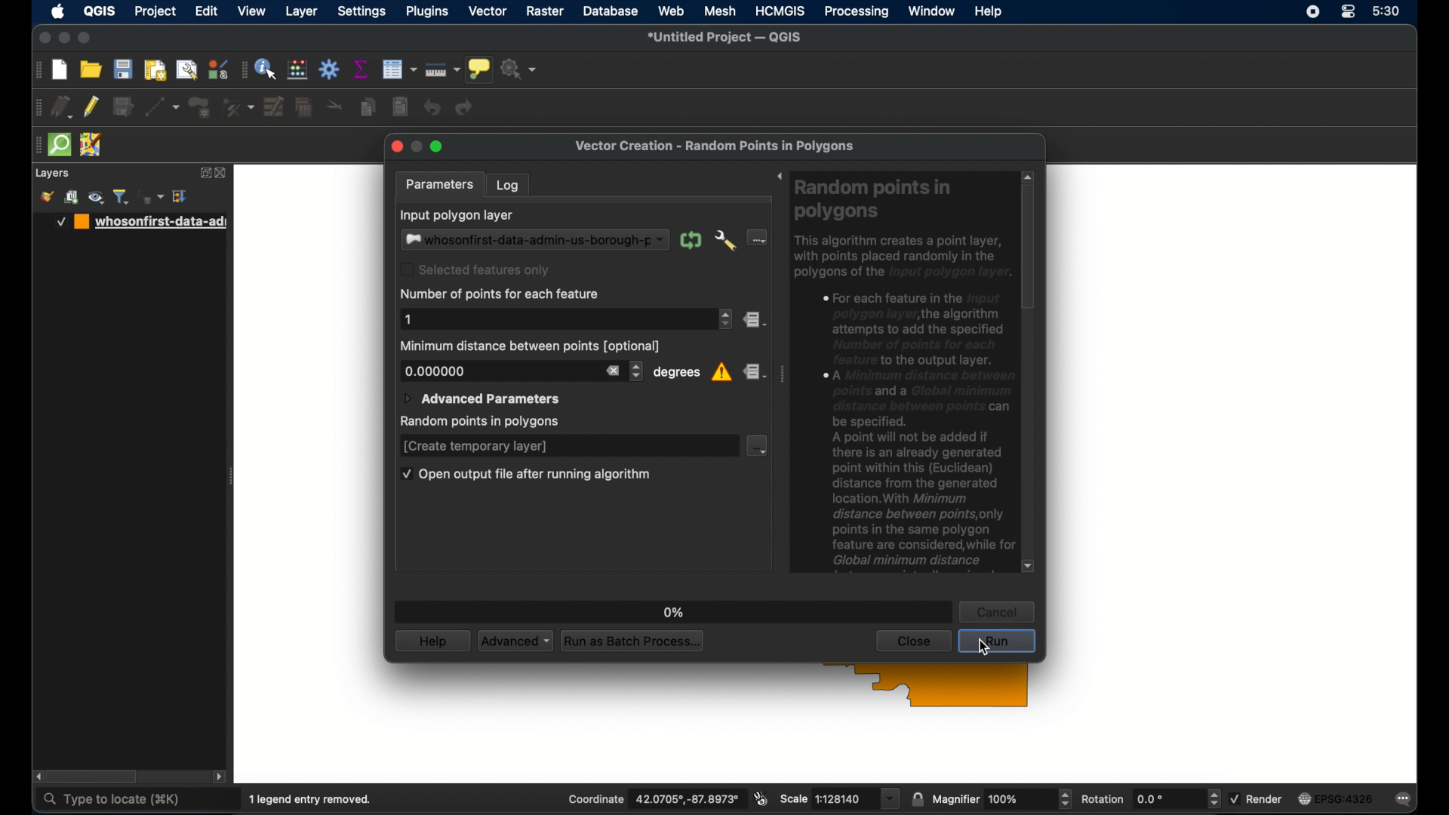  Describe the element at coordinates (37, 777) in the screenshot. I see `scroll left arrow` at that location.